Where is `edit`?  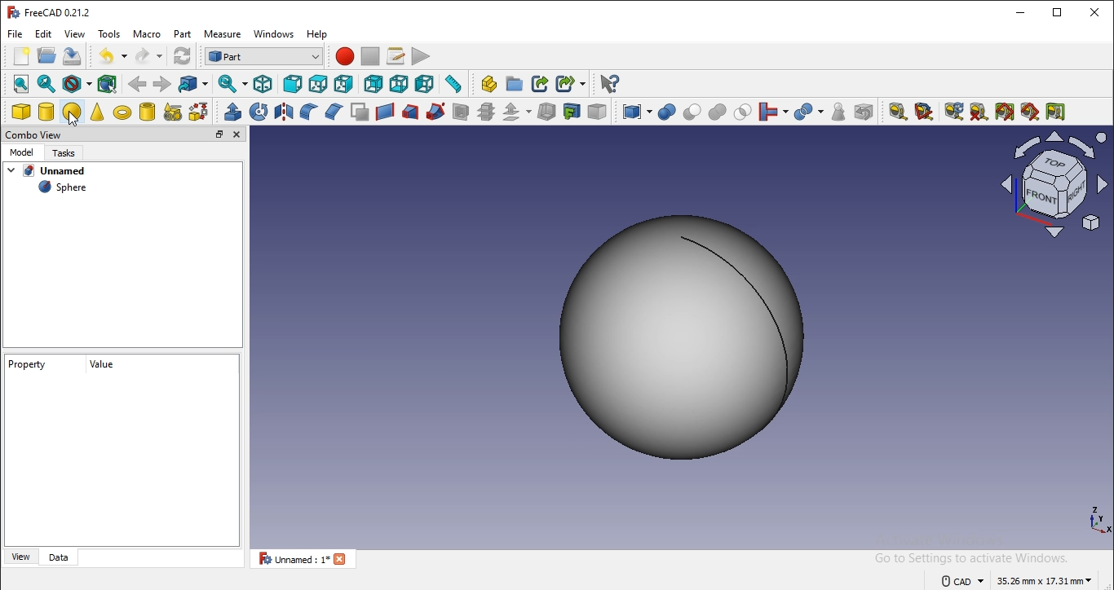
edit is located at coordinates (44, 34).